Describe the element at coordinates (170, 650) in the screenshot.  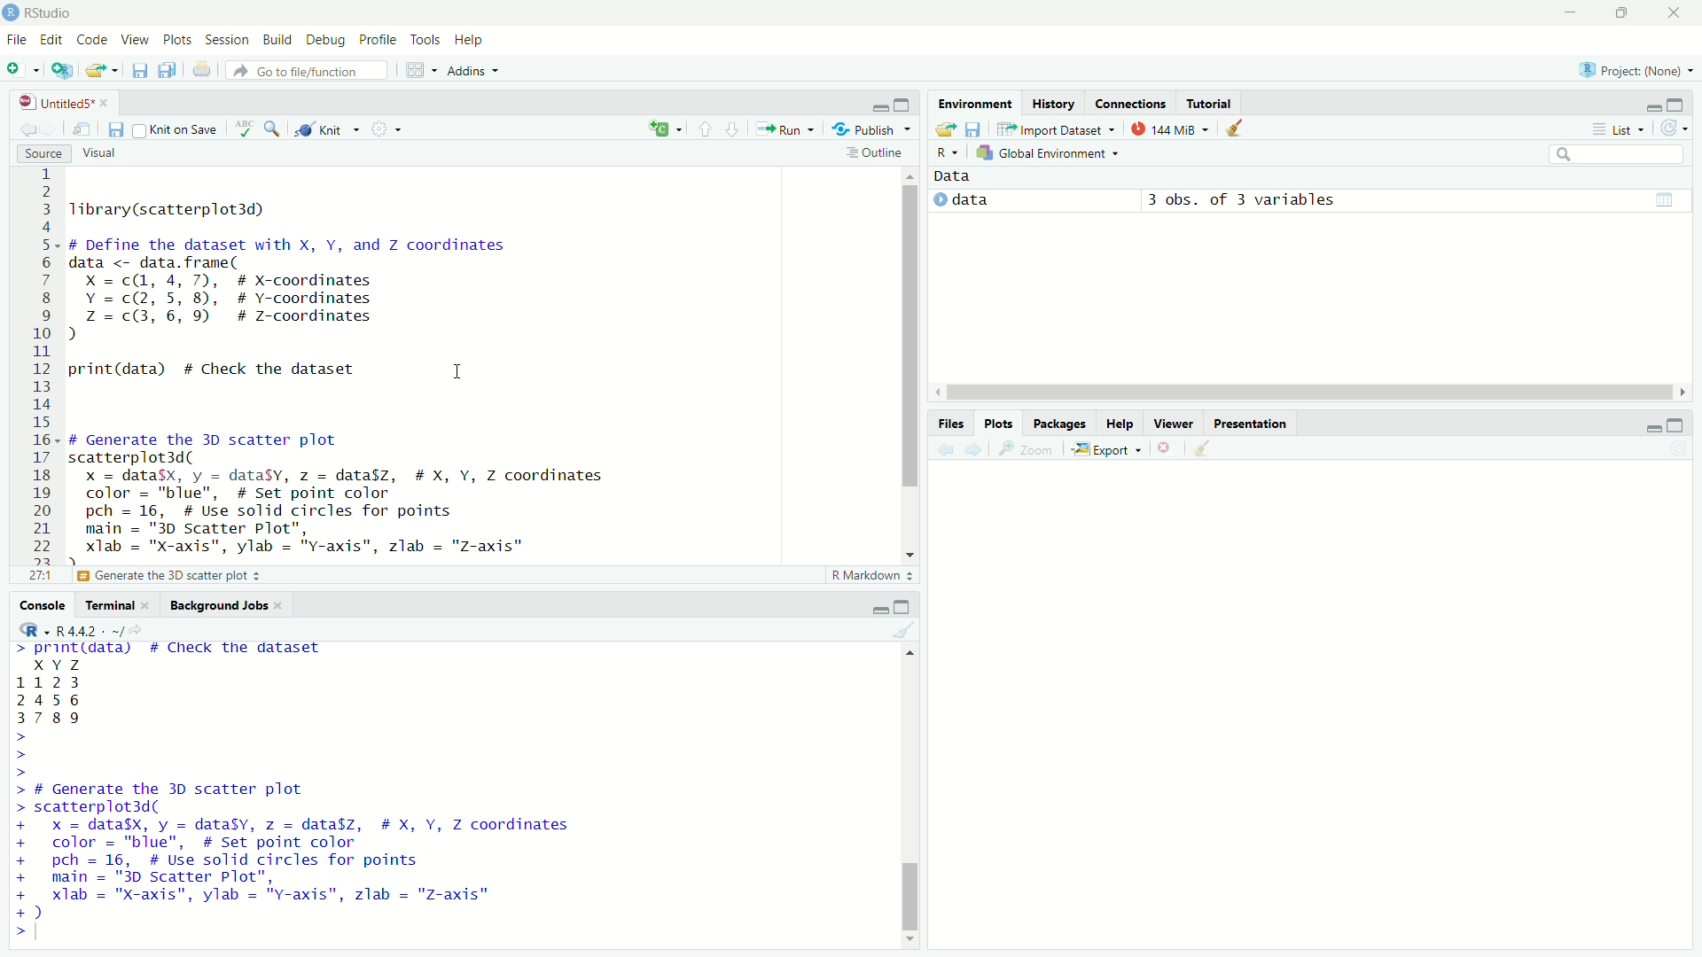
I see `> print(data) # Check the dataset` at that location.